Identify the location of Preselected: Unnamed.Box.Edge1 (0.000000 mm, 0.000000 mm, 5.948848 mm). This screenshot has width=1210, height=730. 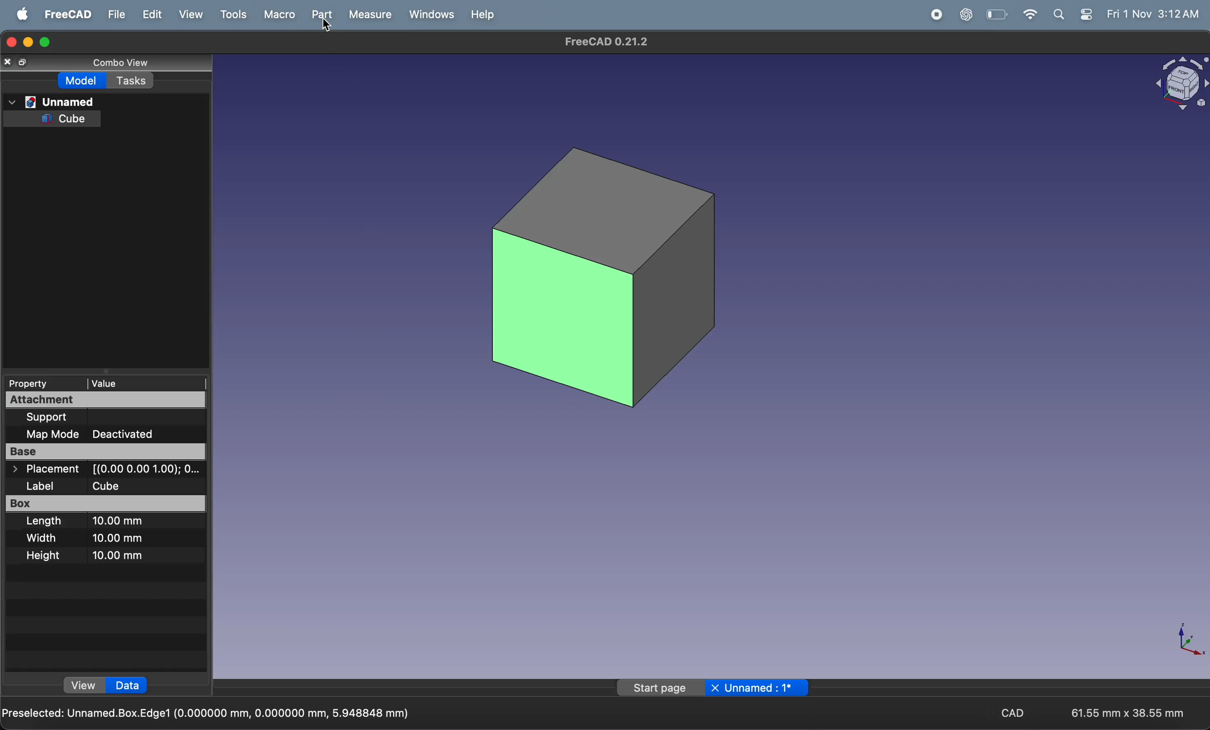
(207, 712).